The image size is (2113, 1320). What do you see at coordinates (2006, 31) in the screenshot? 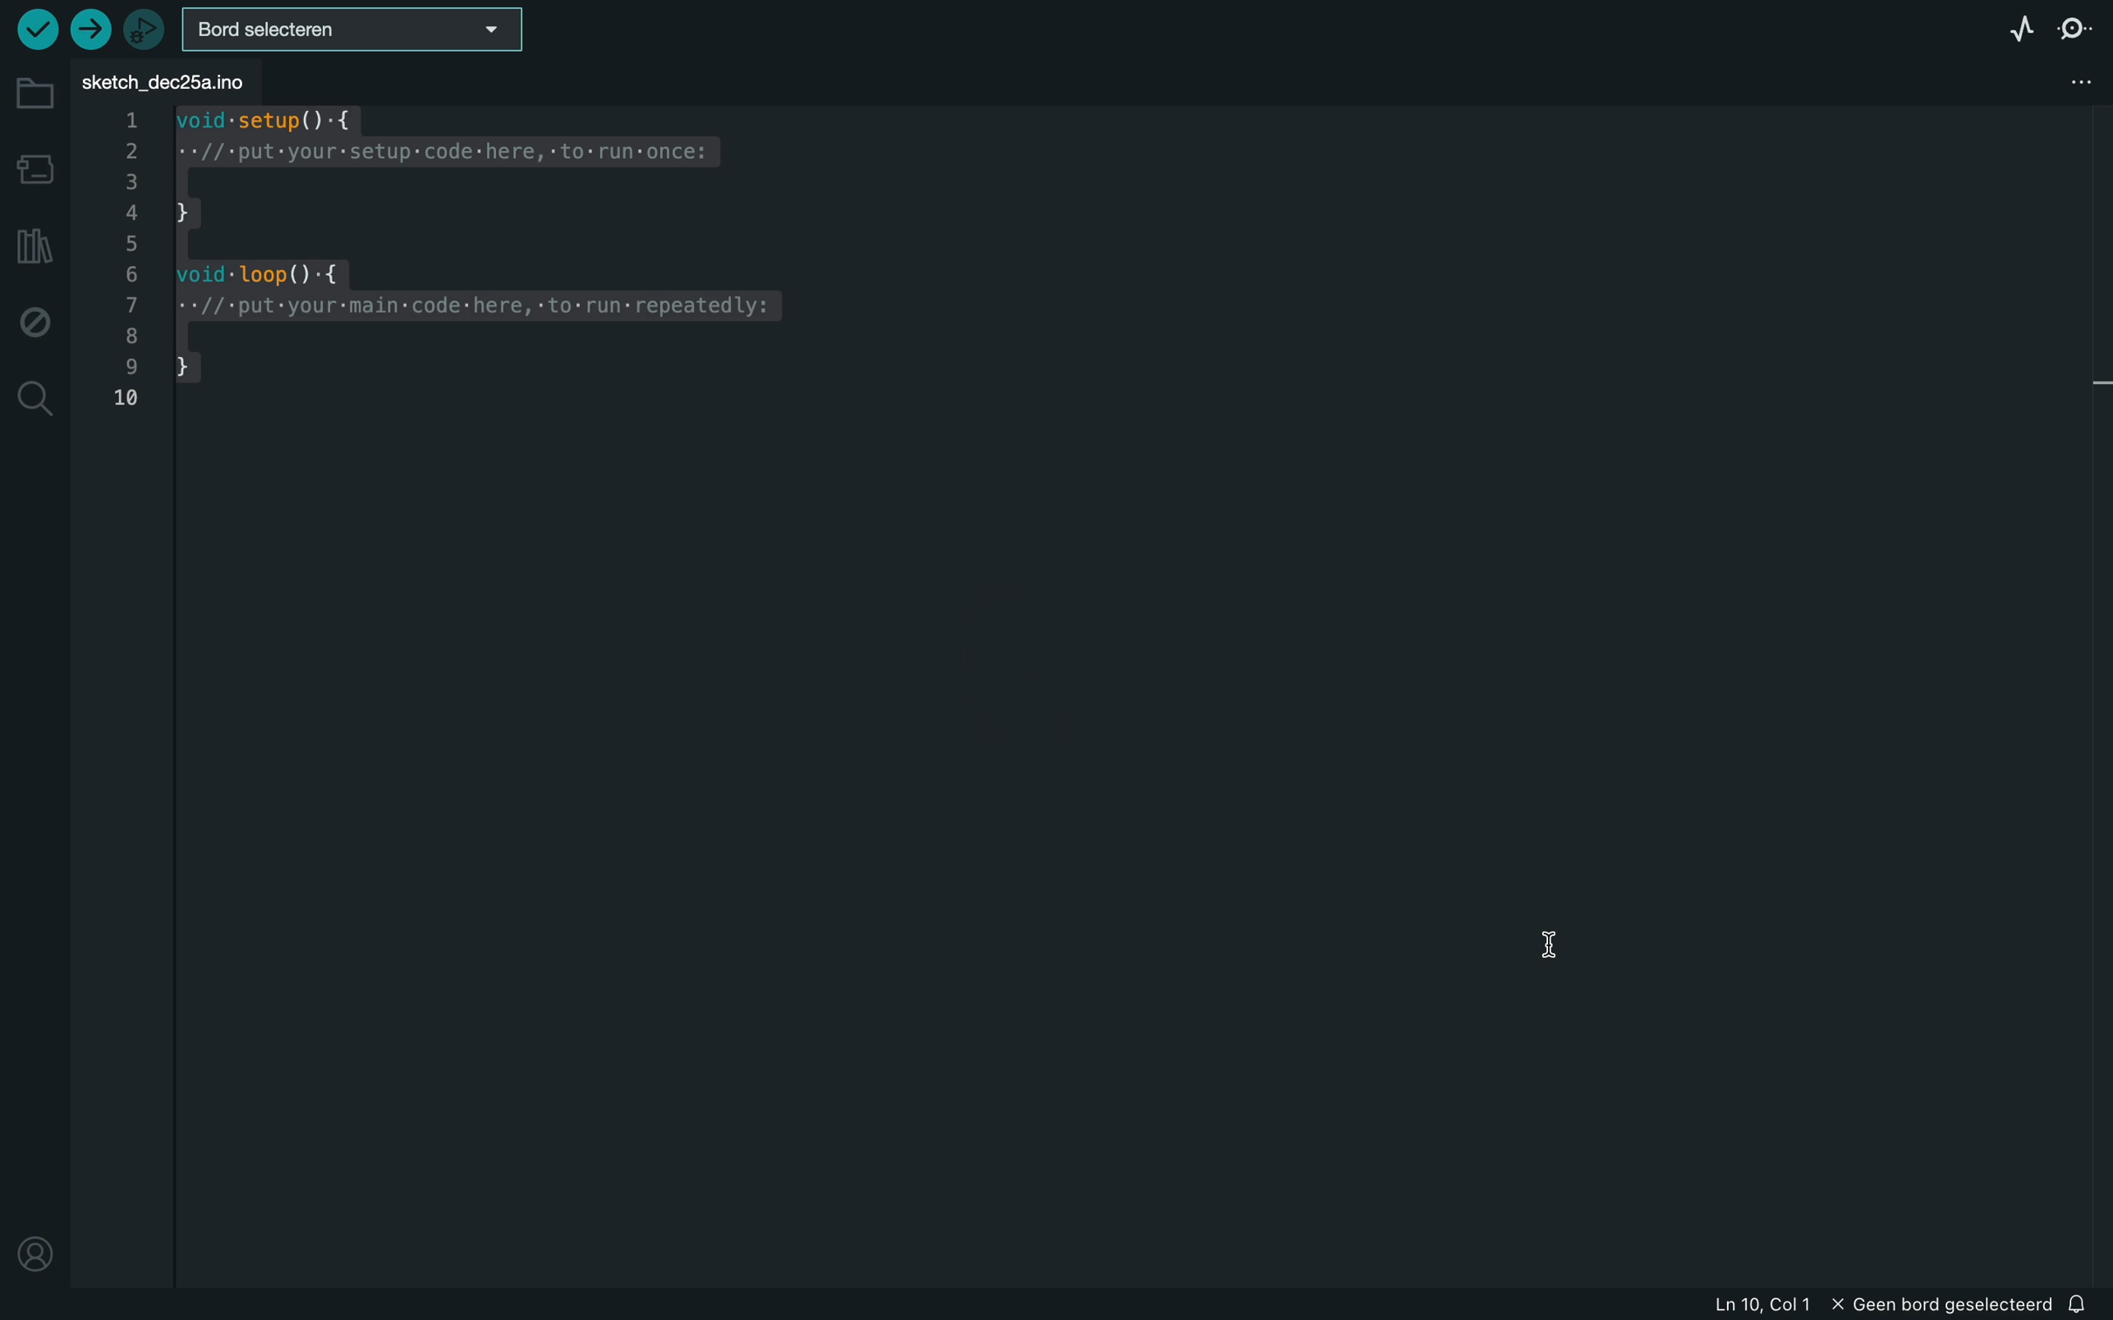
I see `serial plotter` at bounding box center [2006, 31].